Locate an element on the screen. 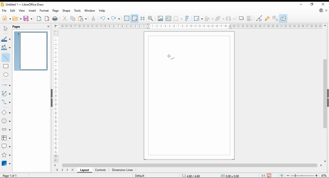  view is located at coordinates (22, 11).